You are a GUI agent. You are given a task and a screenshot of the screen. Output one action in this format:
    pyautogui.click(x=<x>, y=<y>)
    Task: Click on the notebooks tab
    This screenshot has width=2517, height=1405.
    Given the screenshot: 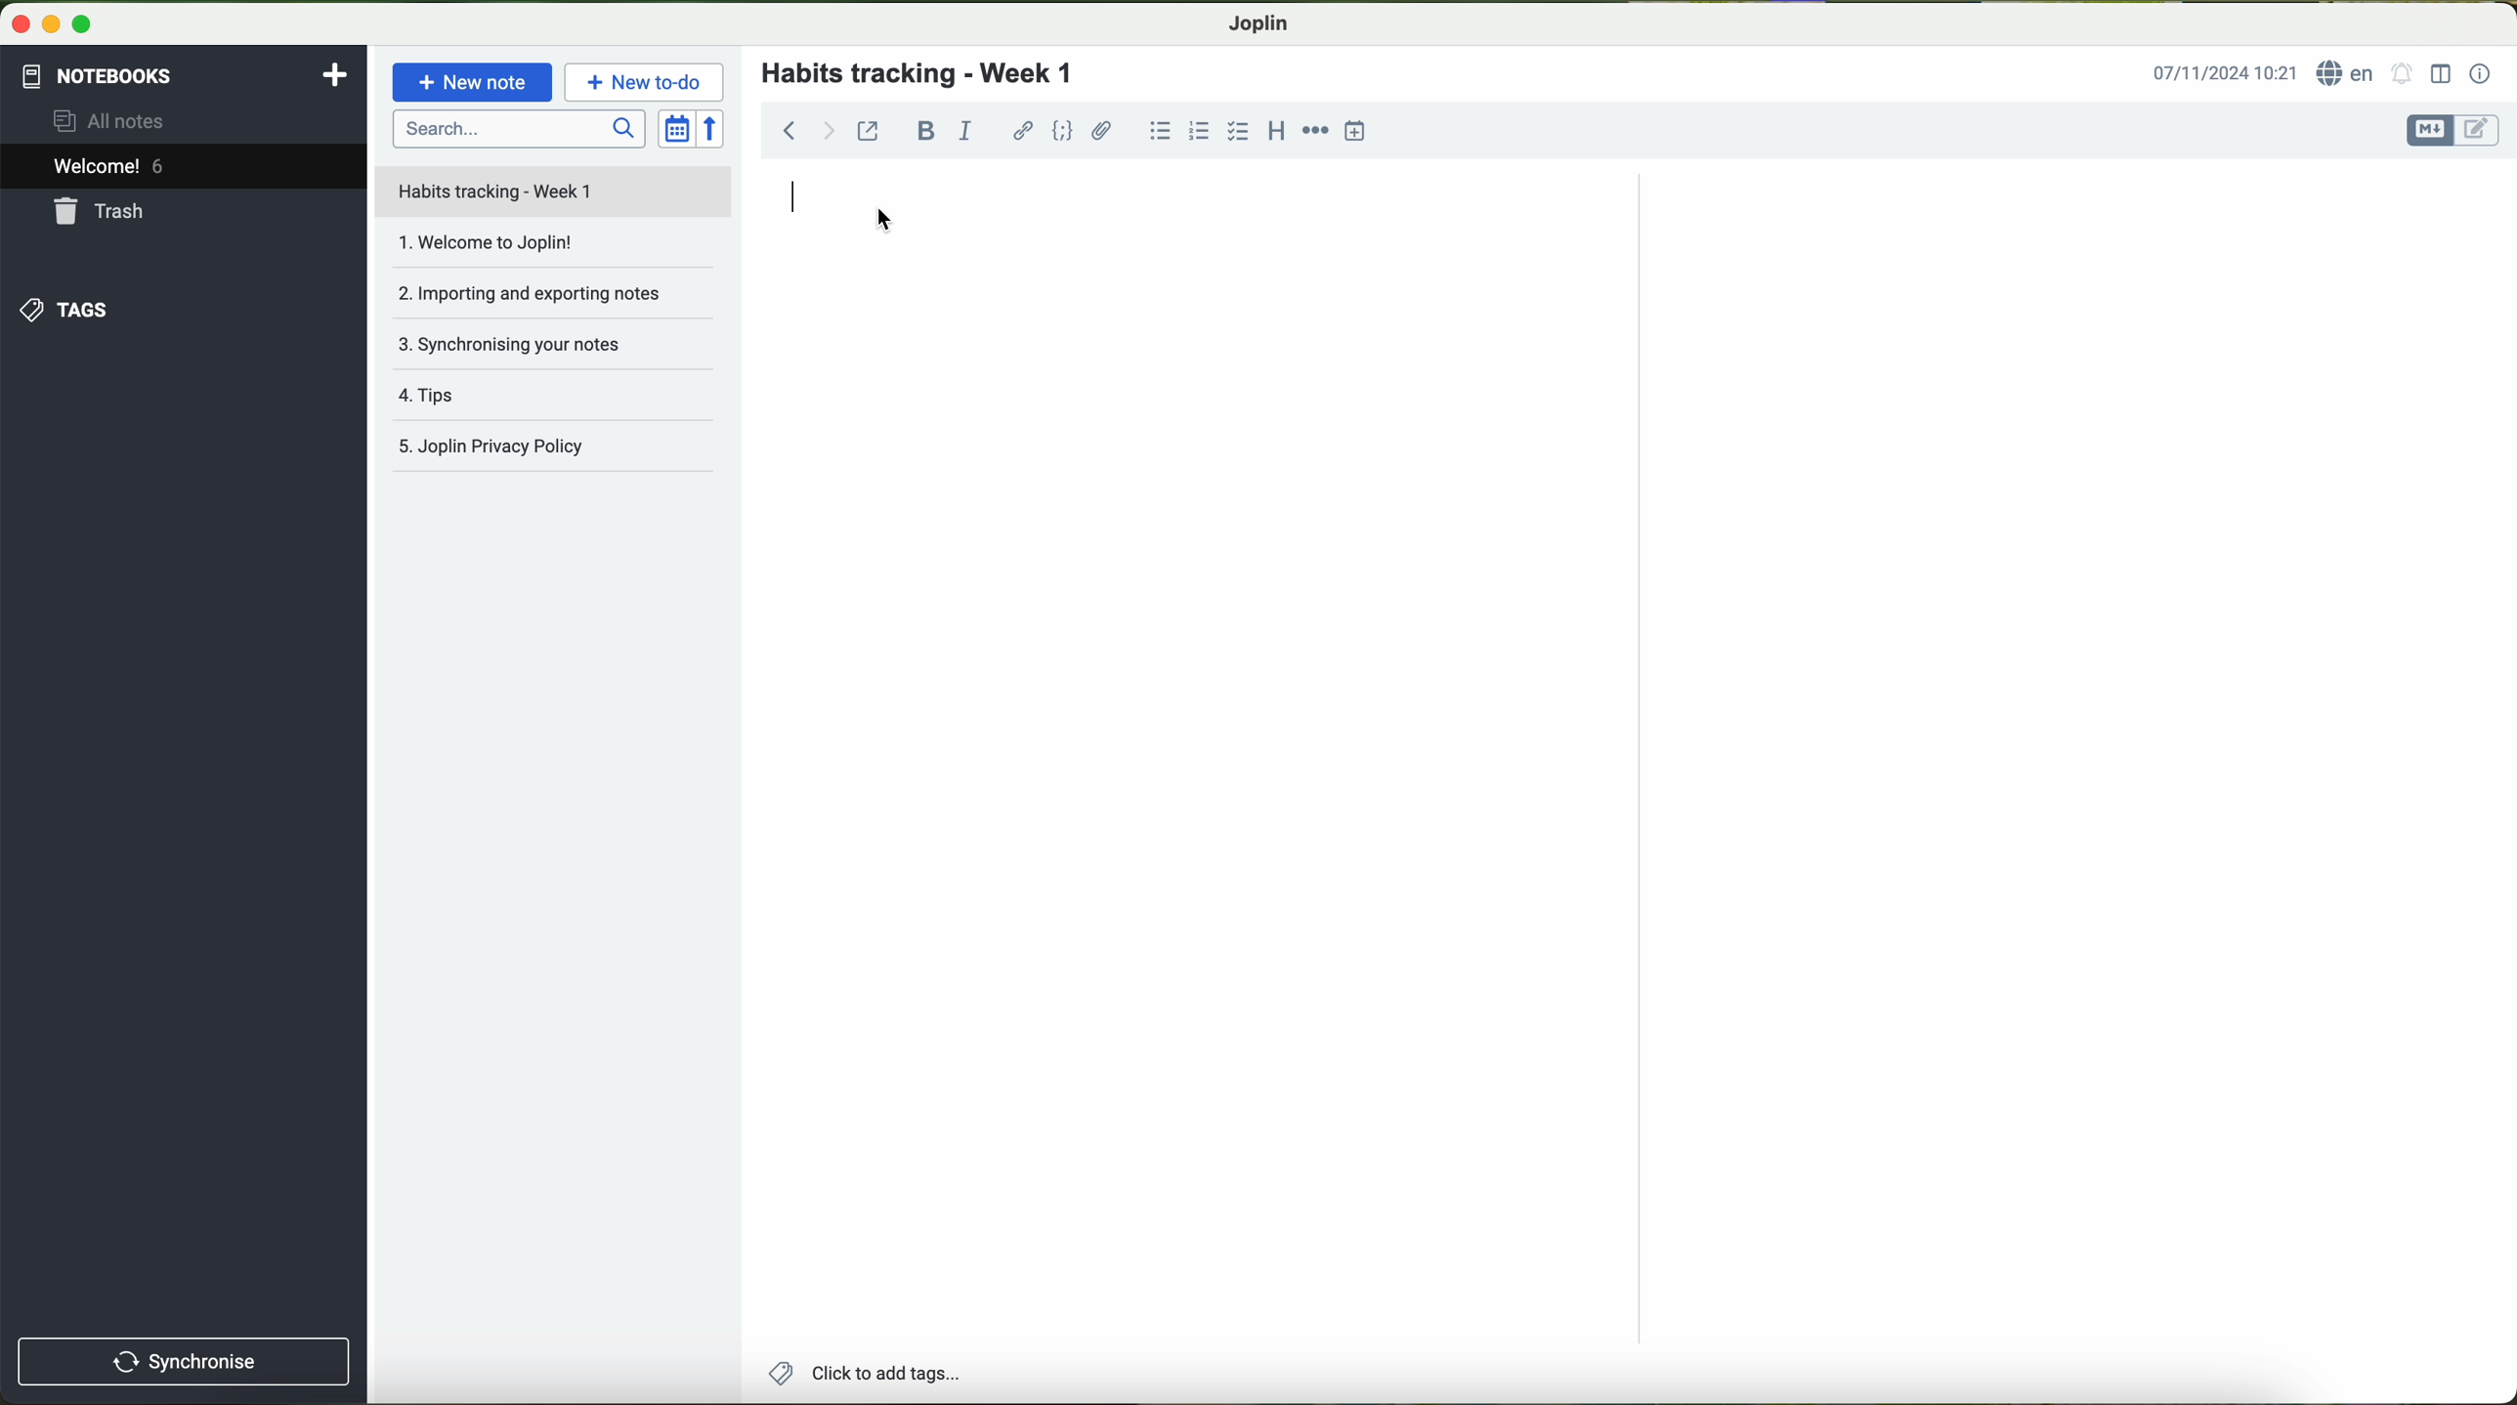 What is the action you would take?
    pyautogui.click(x=187, y=76)
    